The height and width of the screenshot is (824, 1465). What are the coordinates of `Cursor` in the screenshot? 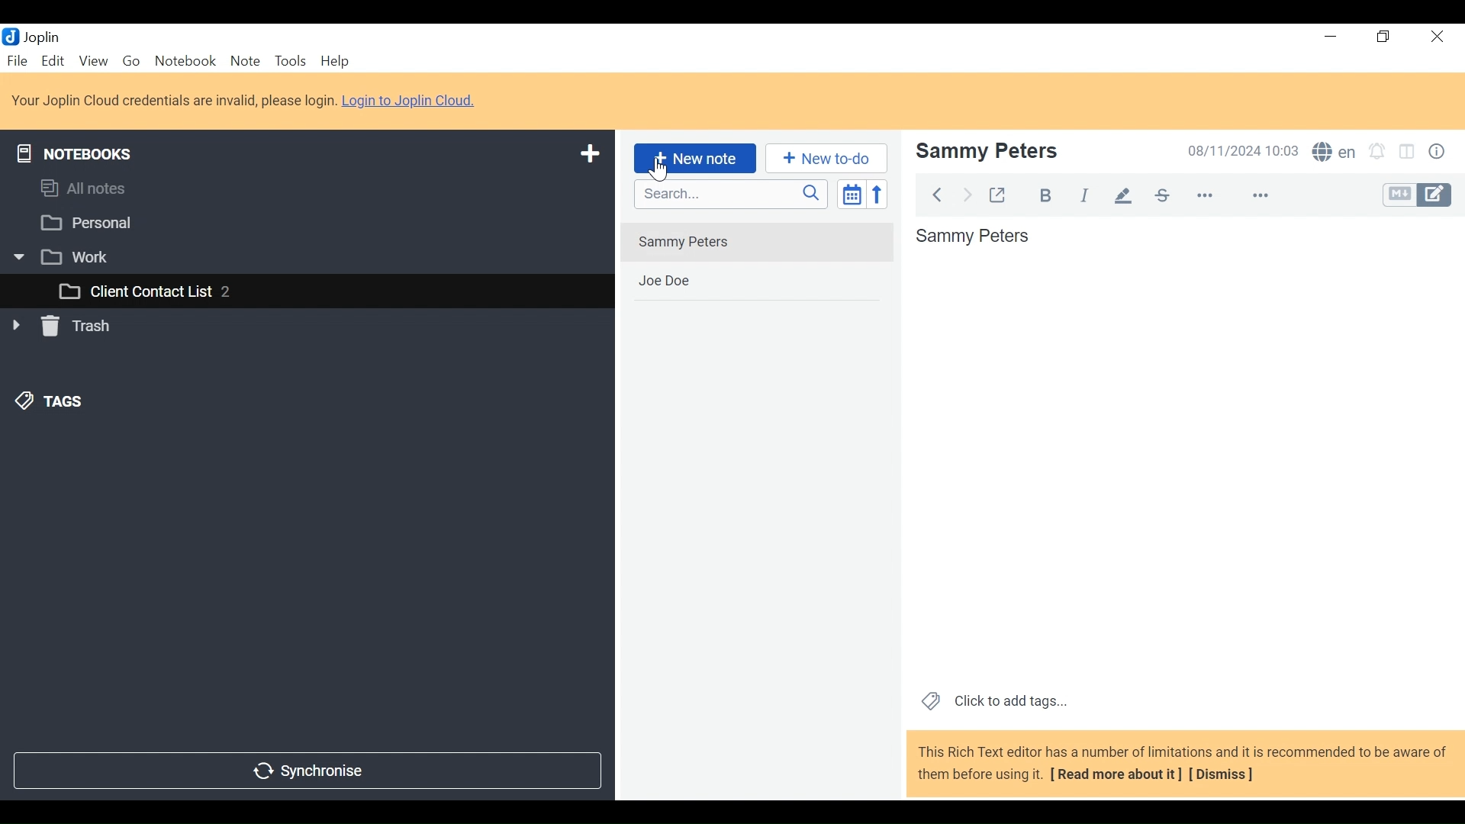 It's located at (662, 171).